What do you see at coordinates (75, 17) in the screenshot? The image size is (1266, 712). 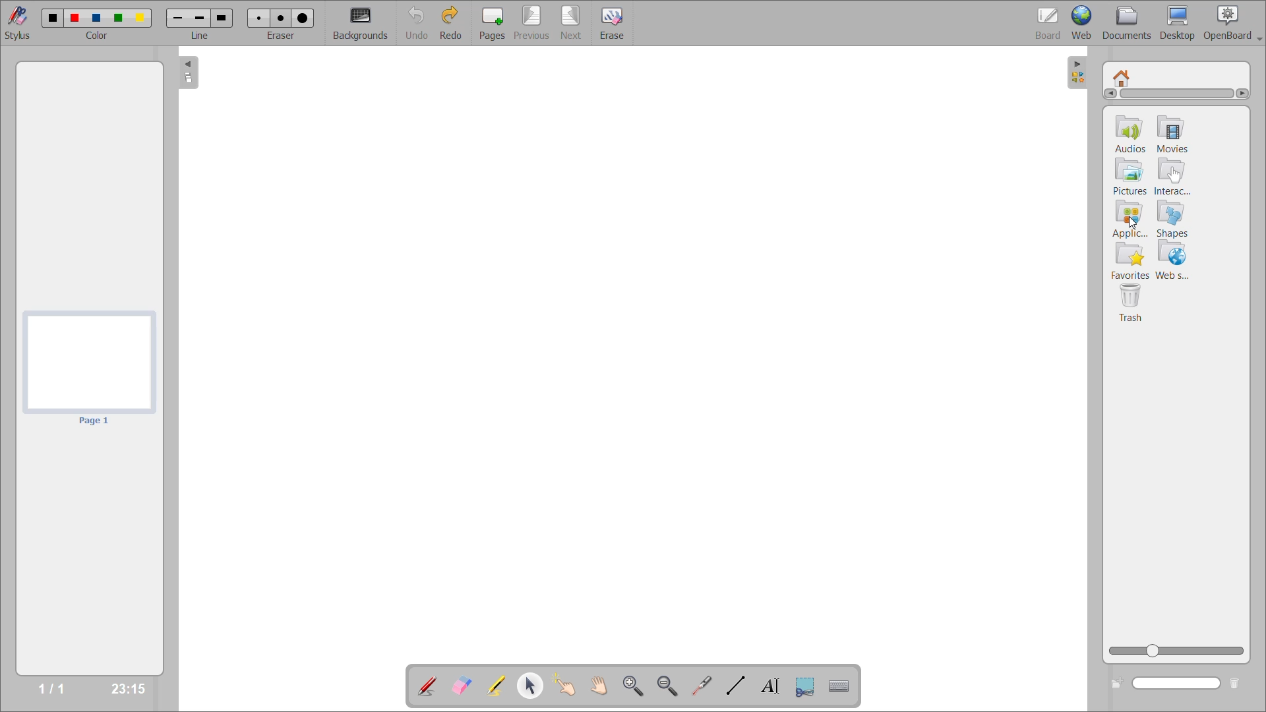 I see `color 2` at bounding box center [75, 17].